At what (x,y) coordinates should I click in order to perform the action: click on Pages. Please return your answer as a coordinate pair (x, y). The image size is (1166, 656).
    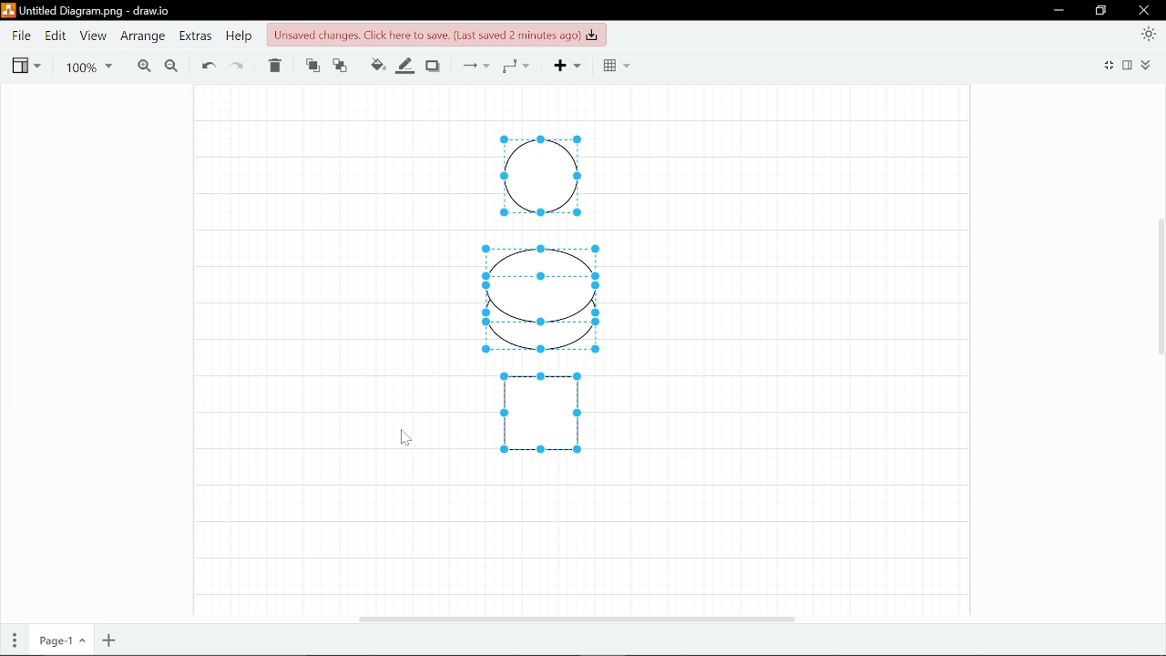
    Looking at the image, I should click on (15, 639).